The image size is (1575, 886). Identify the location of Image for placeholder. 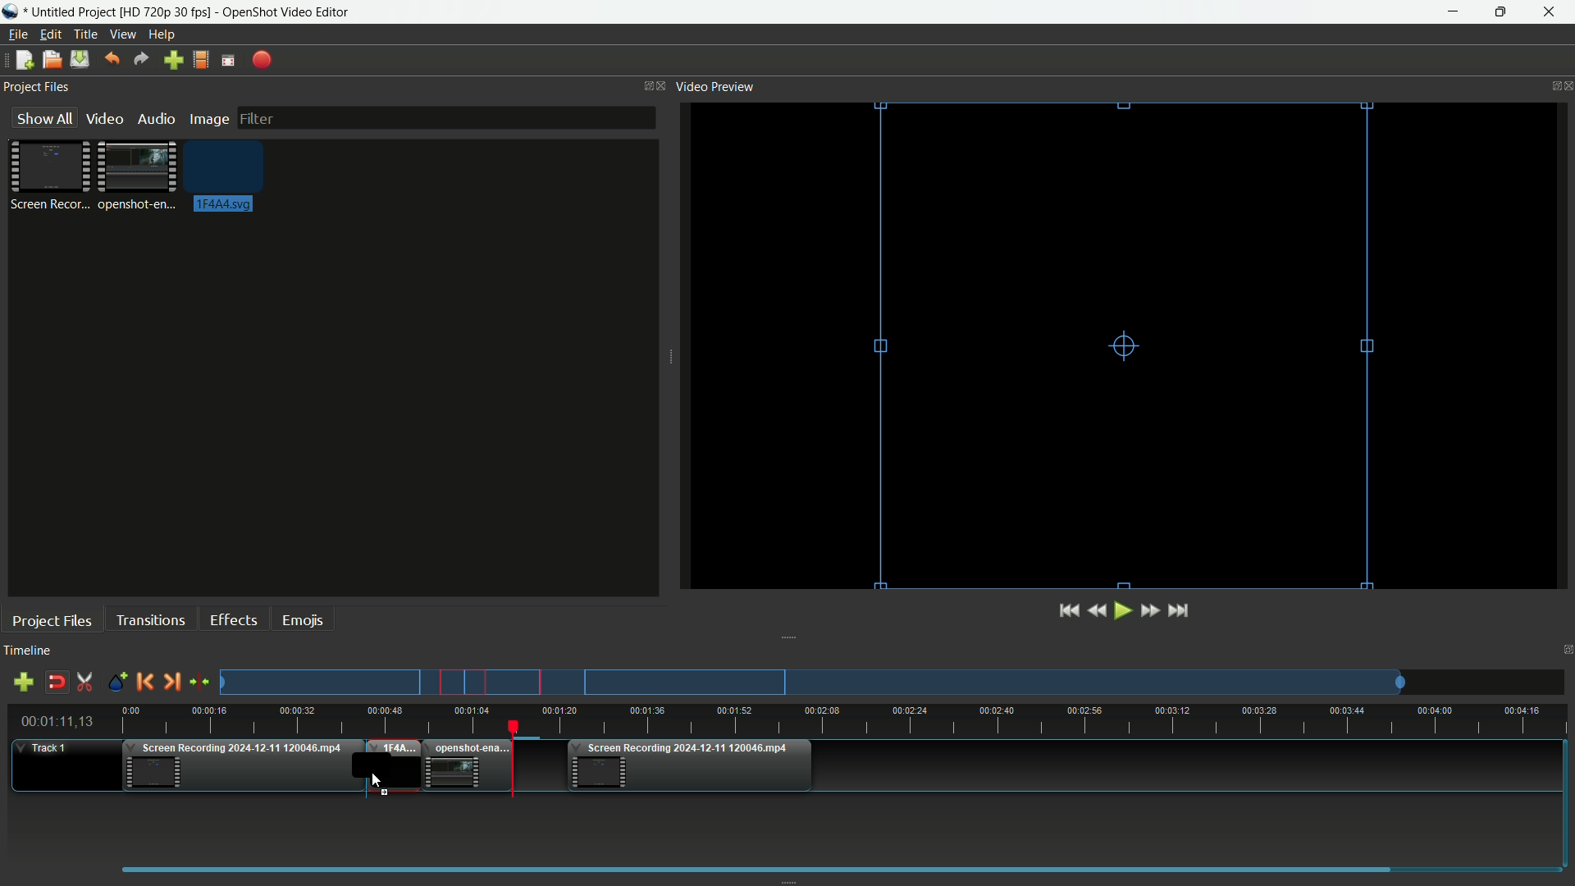
(220, 179).